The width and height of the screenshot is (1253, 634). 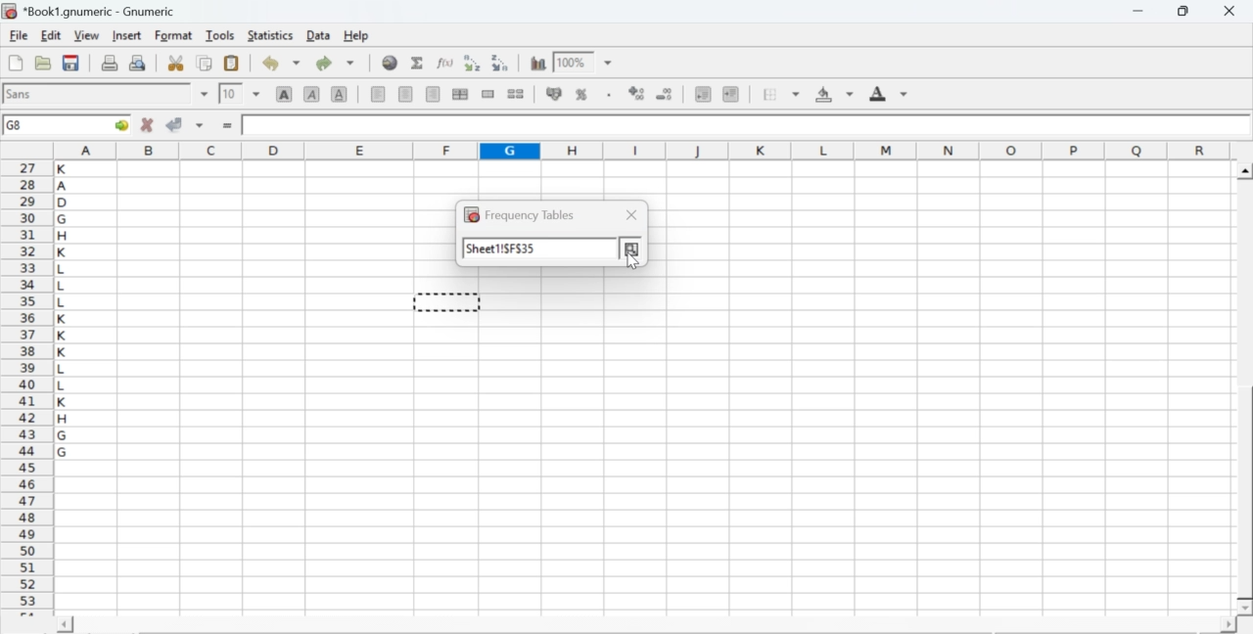 What do you see at coordinates (313, 93) in the screenshot?
I see `italic` at bounding box center [313, 93].